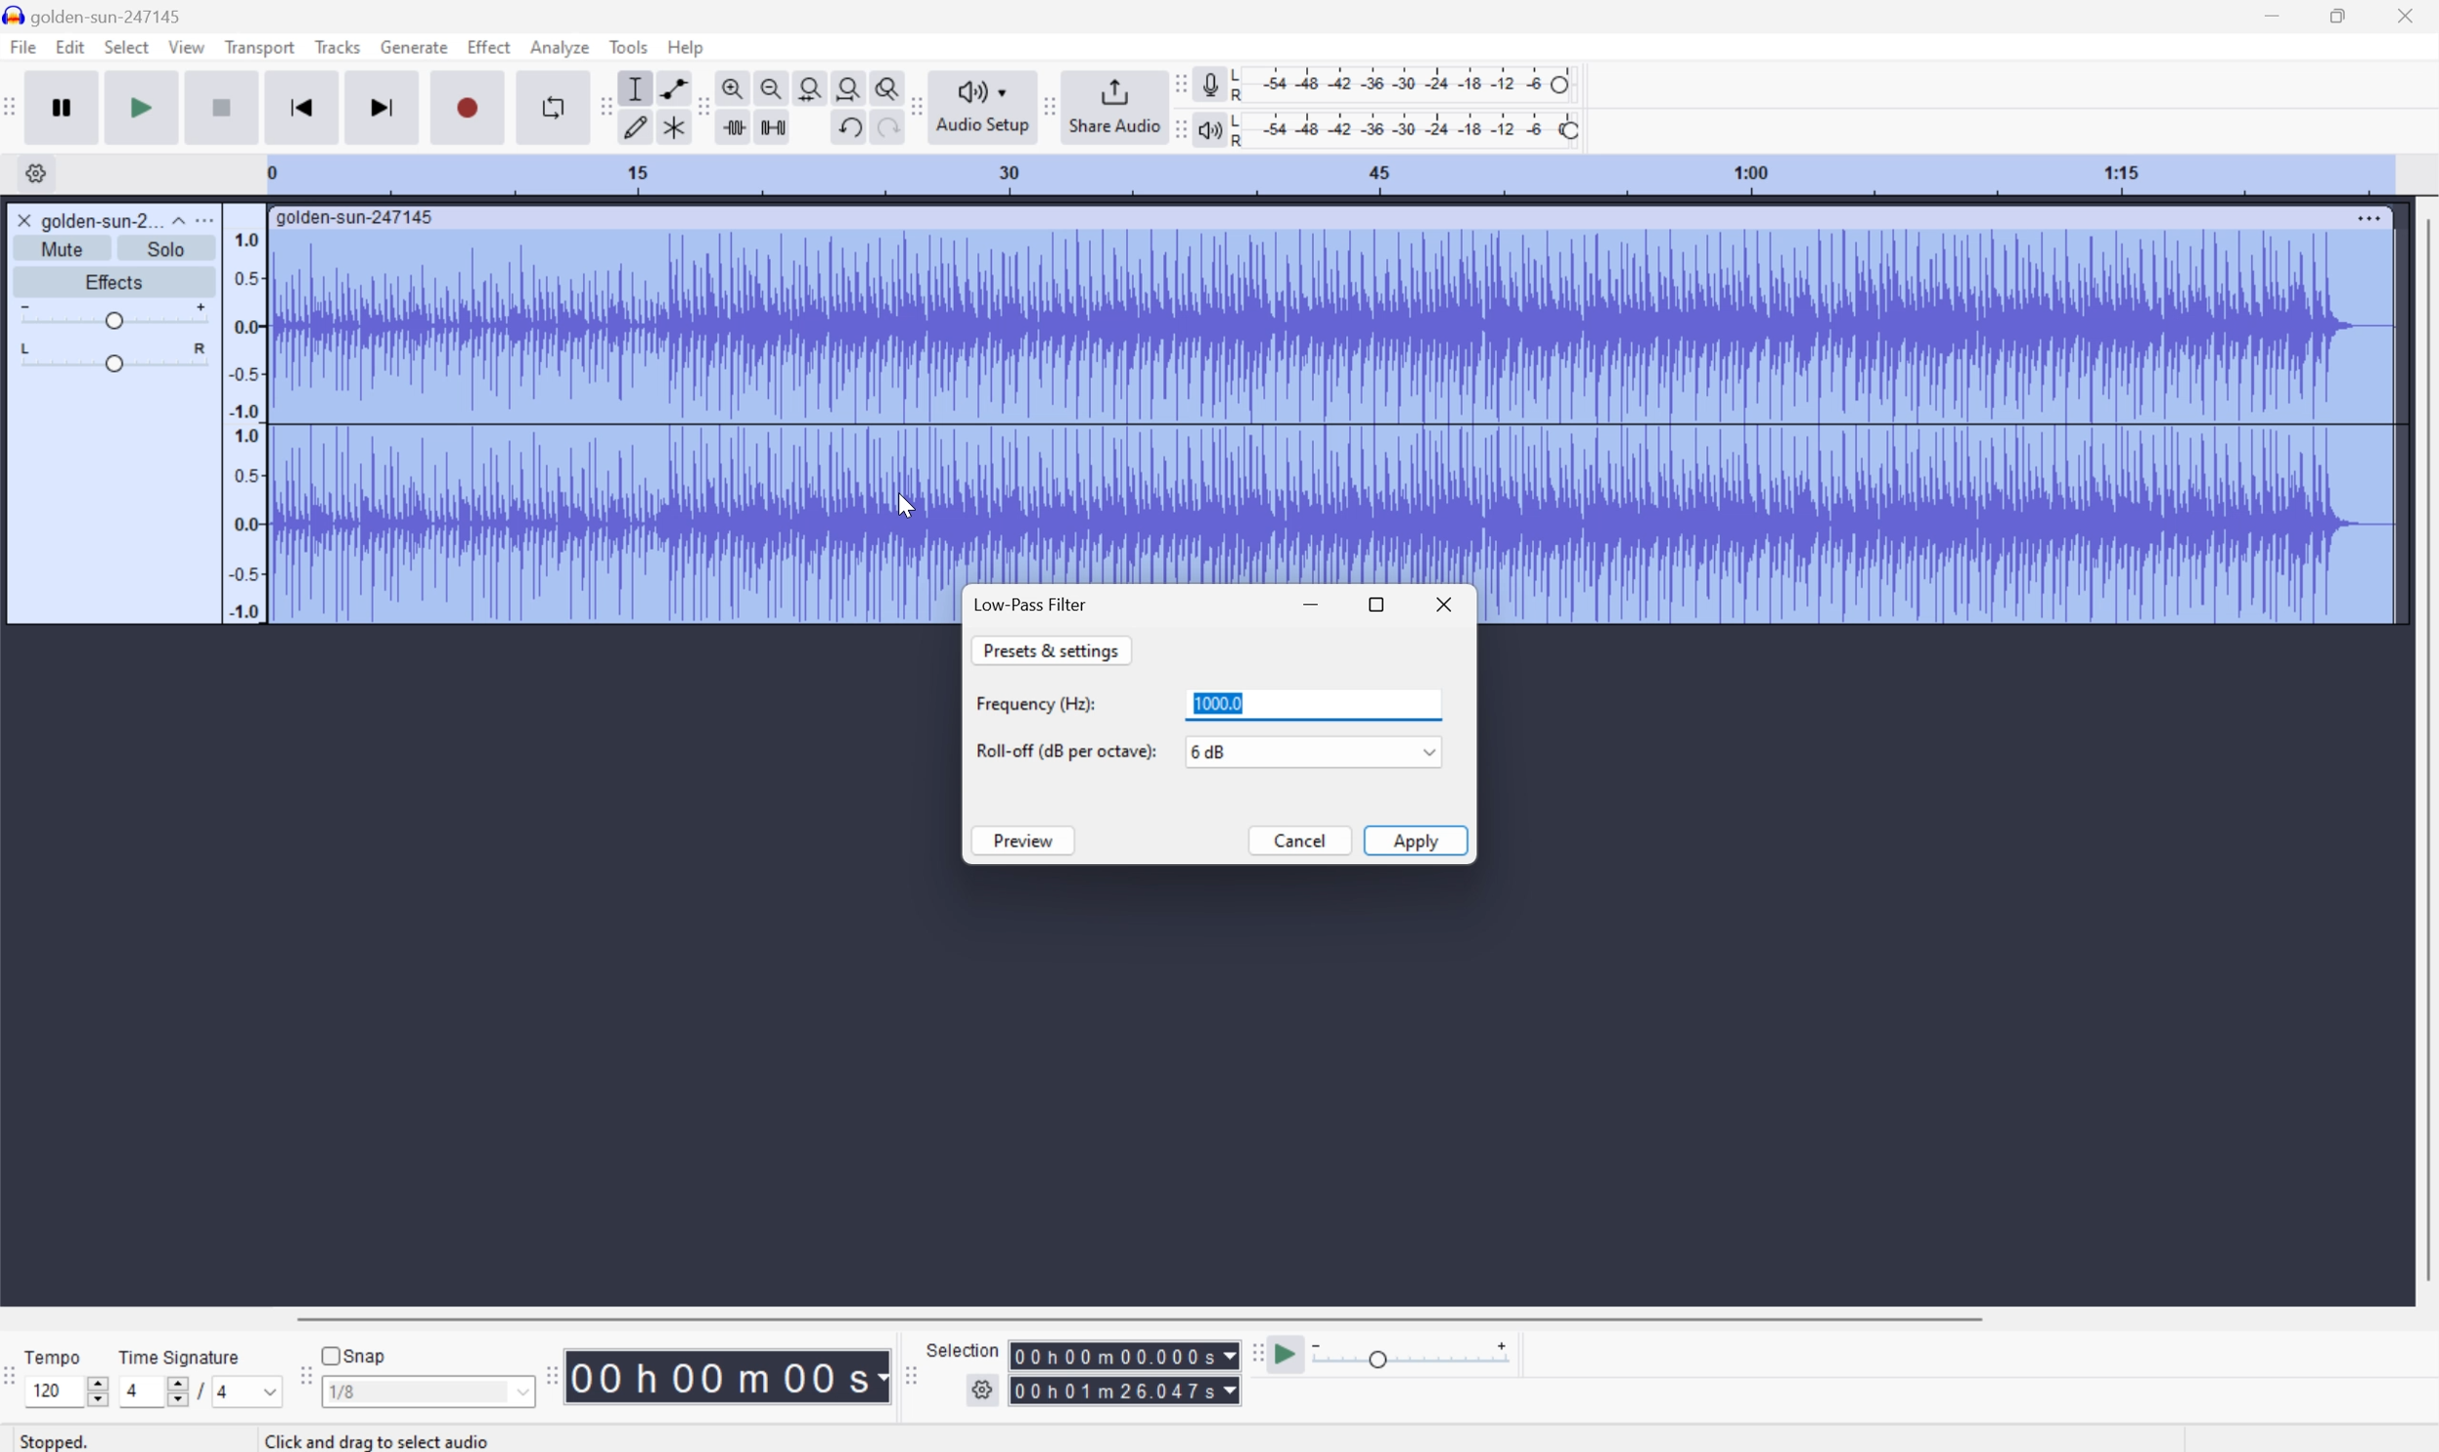 This screenshot has width=2439, height=1452. I want to click on Selection tool, so click(636, 88).